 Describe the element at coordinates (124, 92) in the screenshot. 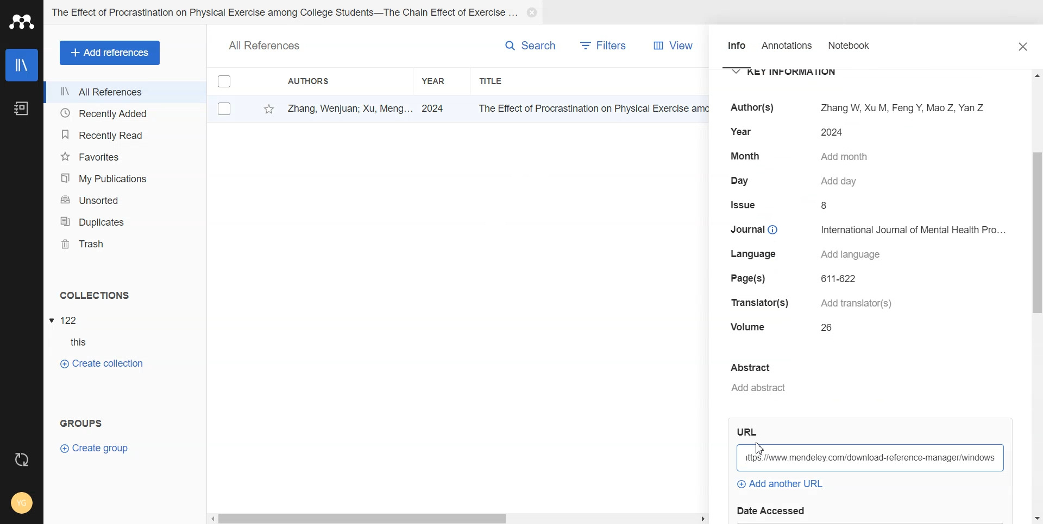

I see `All References` at that location.